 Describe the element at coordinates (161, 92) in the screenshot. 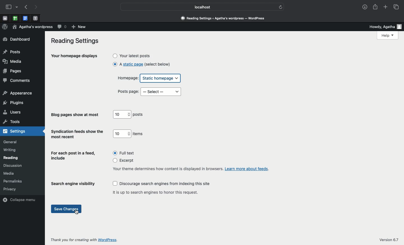

I see `Select` at that location.